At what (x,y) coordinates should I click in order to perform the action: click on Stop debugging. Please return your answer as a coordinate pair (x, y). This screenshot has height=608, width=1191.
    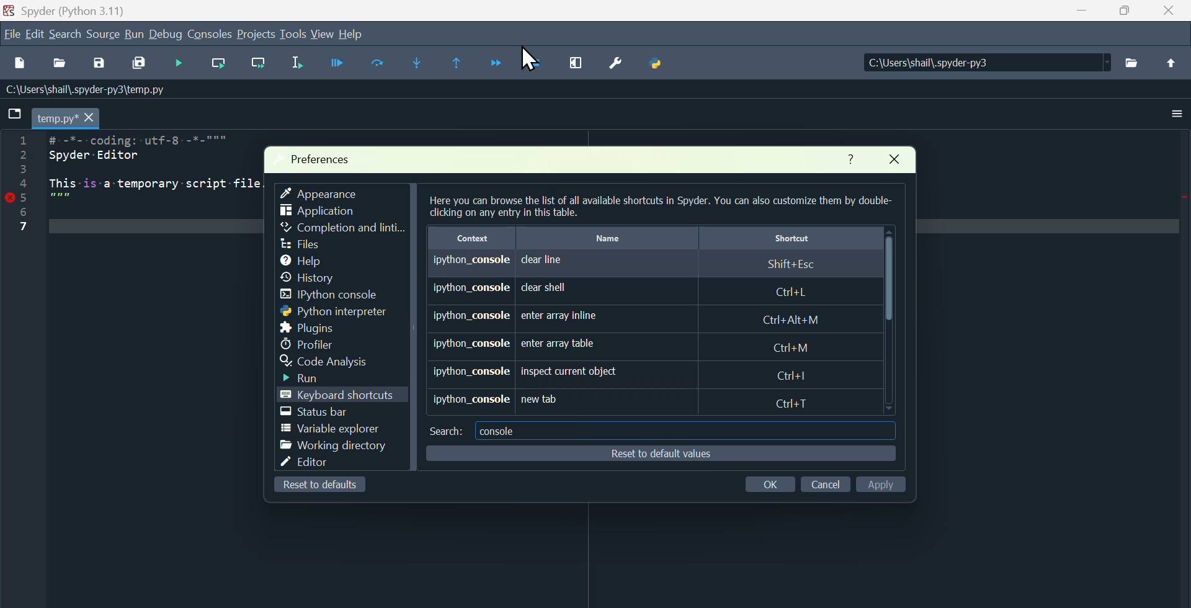
    Looking at the image, I should click on (537, 65).